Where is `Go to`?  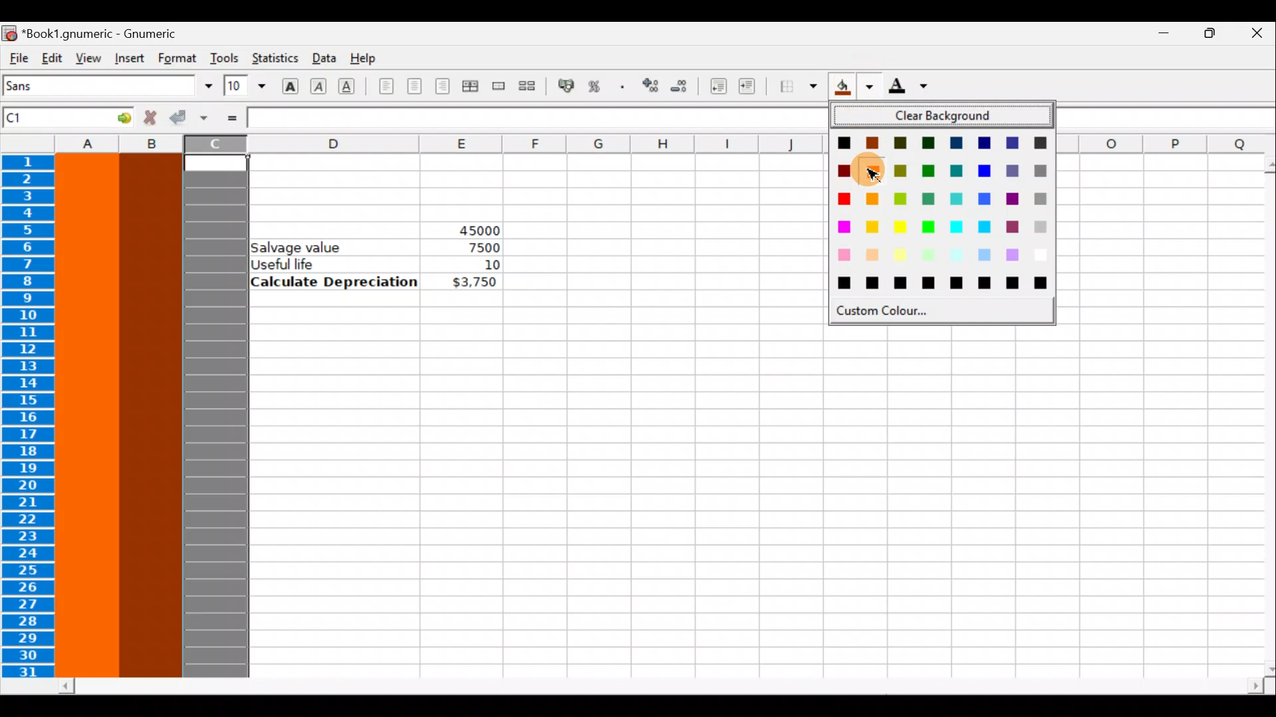
Go to is located at coordinates (115, 117).